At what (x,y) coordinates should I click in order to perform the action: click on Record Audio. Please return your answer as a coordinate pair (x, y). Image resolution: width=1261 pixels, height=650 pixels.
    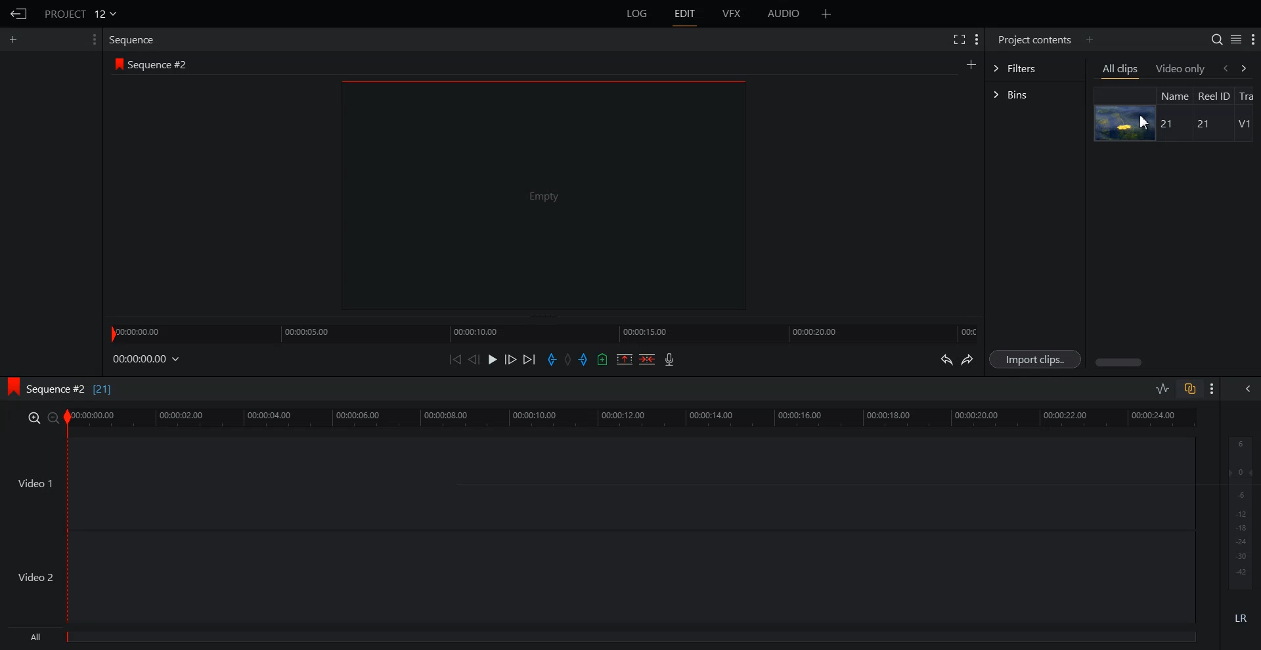
    Looking at the image, I should click on (670, 359).